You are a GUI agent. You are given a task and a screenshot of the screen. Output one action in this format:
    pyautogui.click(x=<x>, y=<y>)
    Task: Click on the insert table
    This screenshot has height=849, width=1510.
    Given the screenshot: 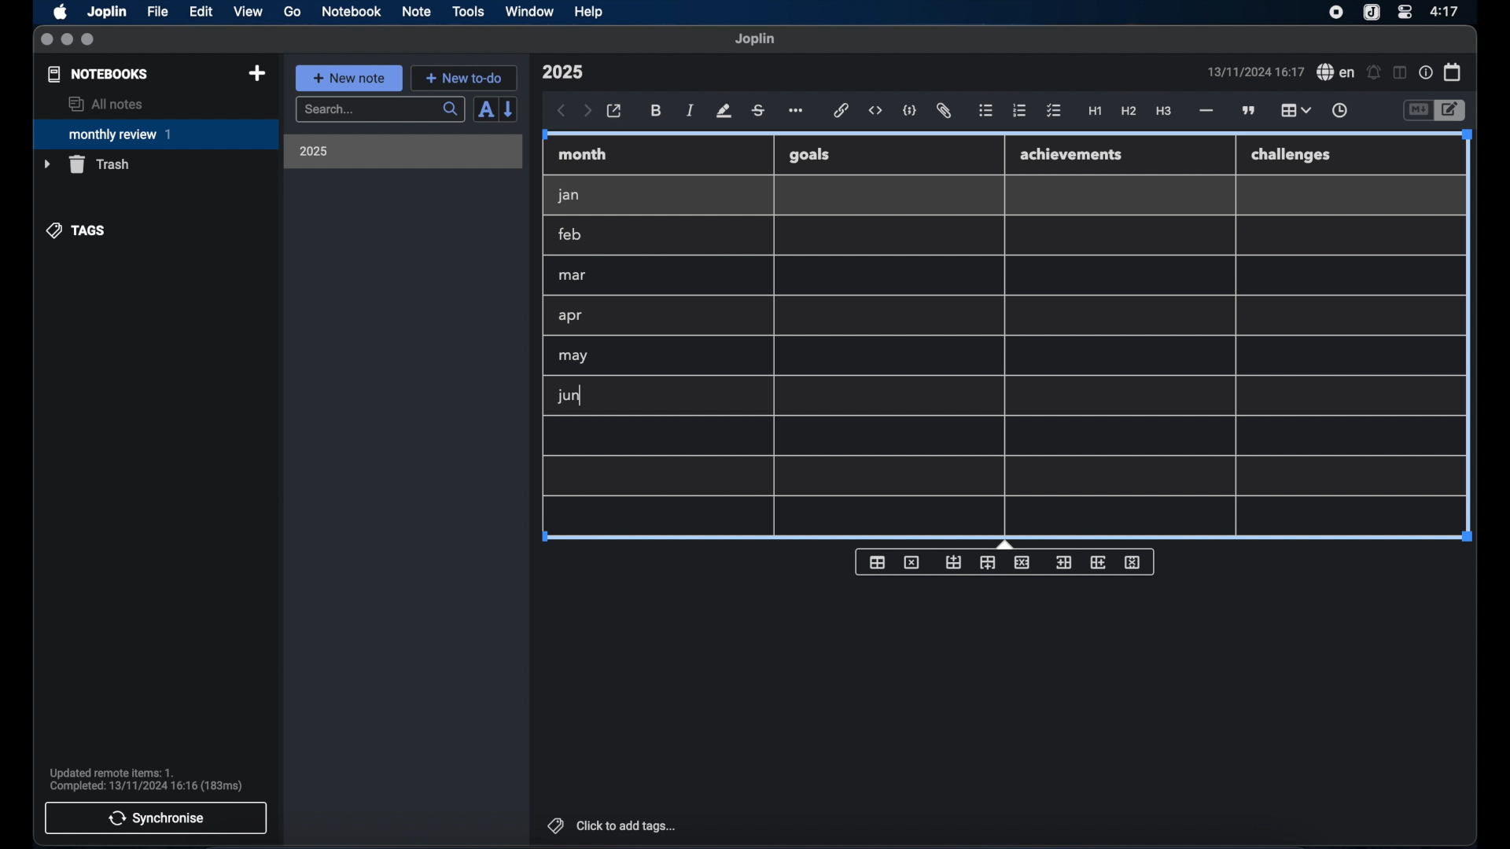 What is the action you would take?
    pyautogui.click(x=877, y=562)
    